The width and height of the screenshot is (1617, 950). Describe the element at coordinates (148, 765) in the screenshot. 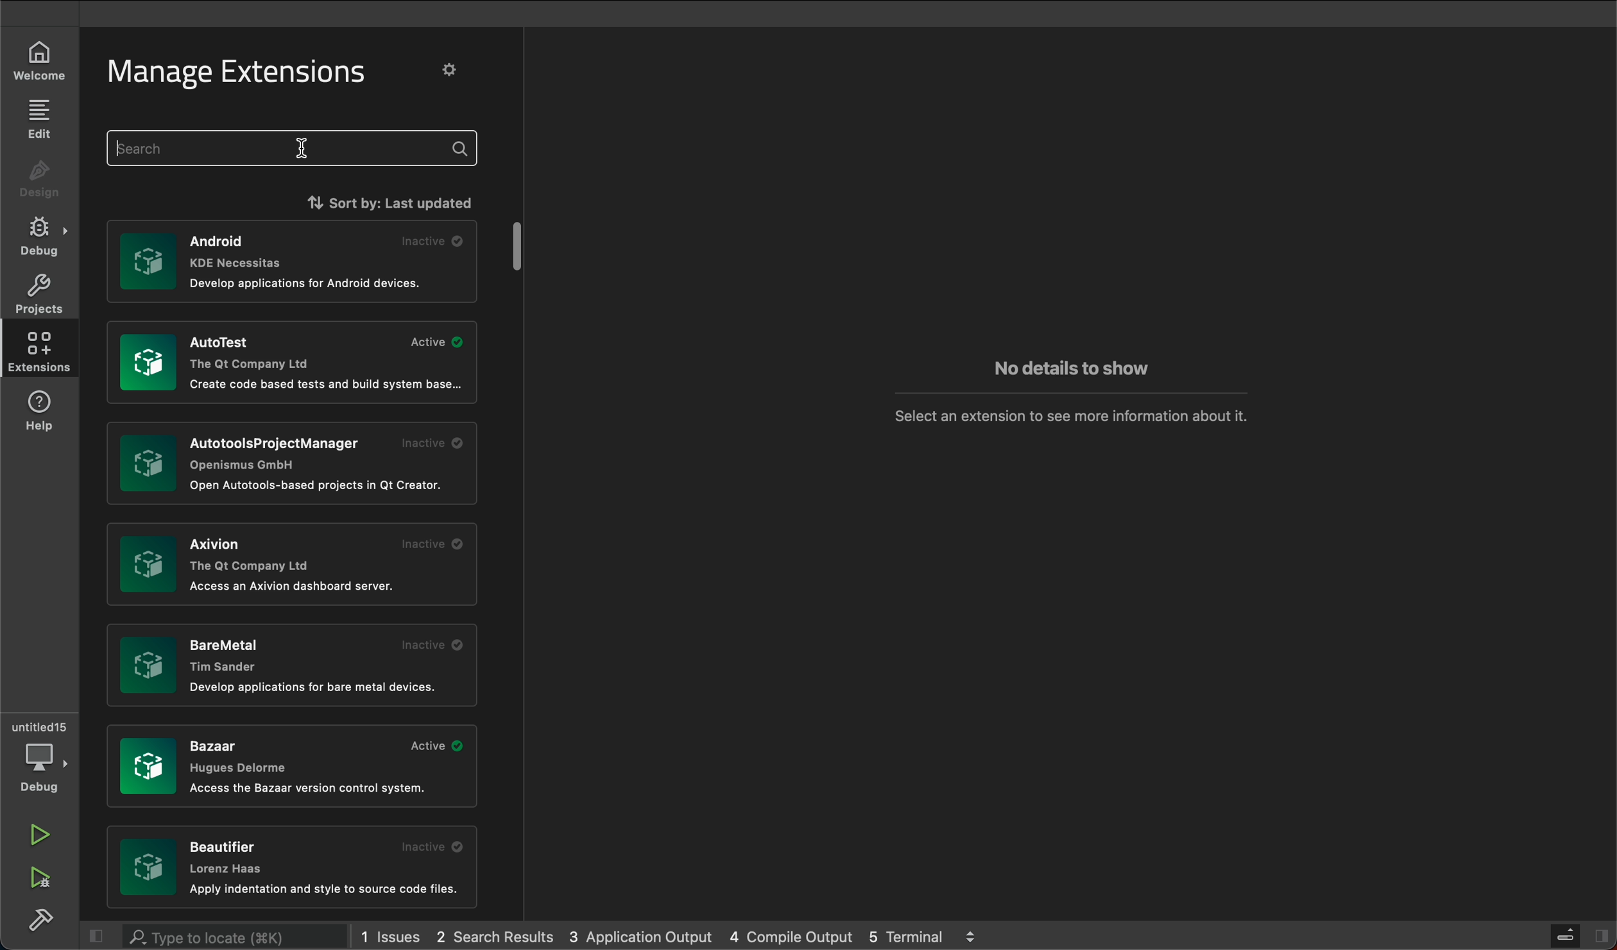

I see `image` at that location.